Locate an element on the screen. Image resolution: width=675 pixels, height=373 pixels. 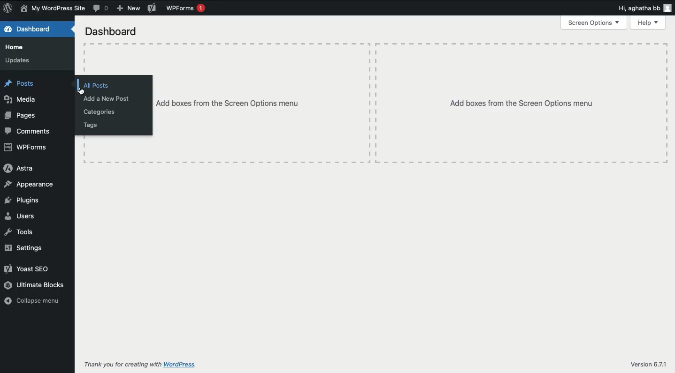
Yoast SEO is located at coordinates (28, 269).